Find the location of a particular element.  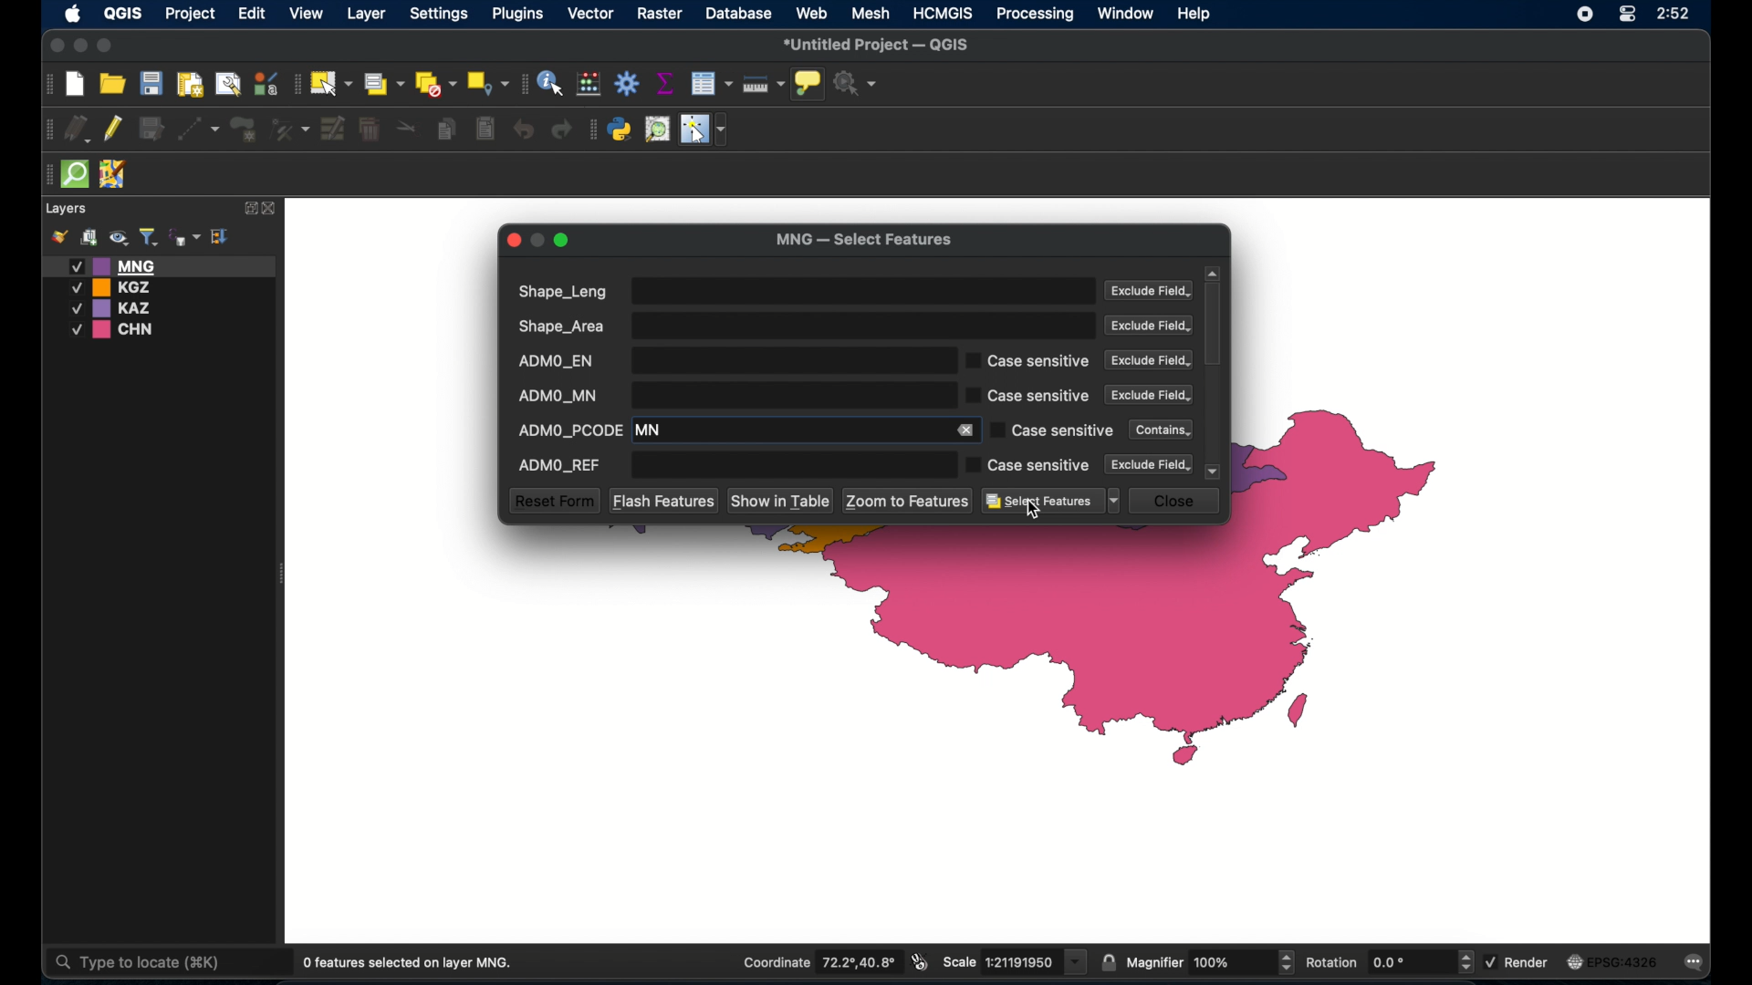

messages is located at coordinates (1697, 963).